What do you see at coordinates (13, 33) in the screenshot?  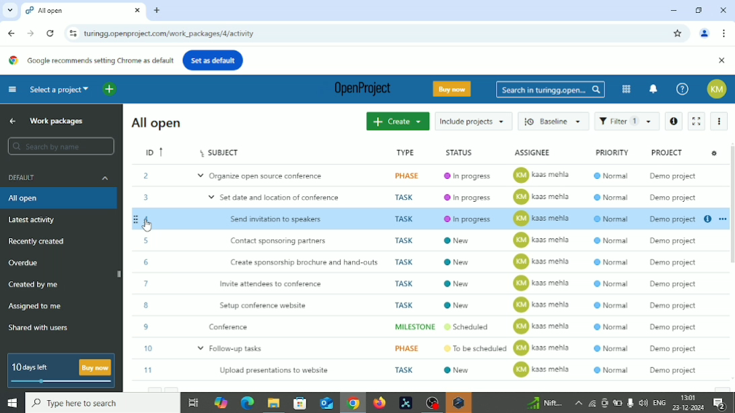 I see `Back` at bounding box center [13, 33].